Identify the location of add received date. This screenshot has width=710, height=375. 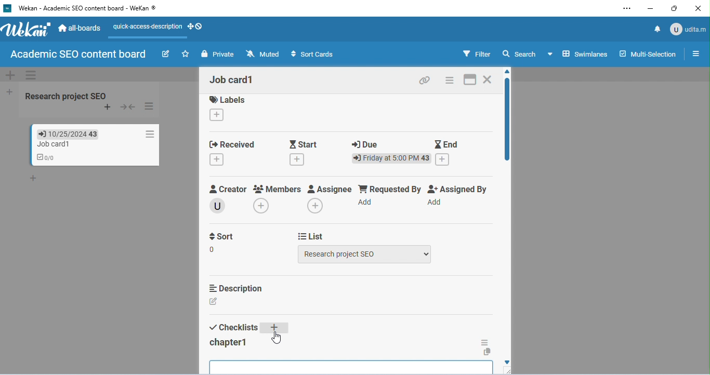
(218, 160).